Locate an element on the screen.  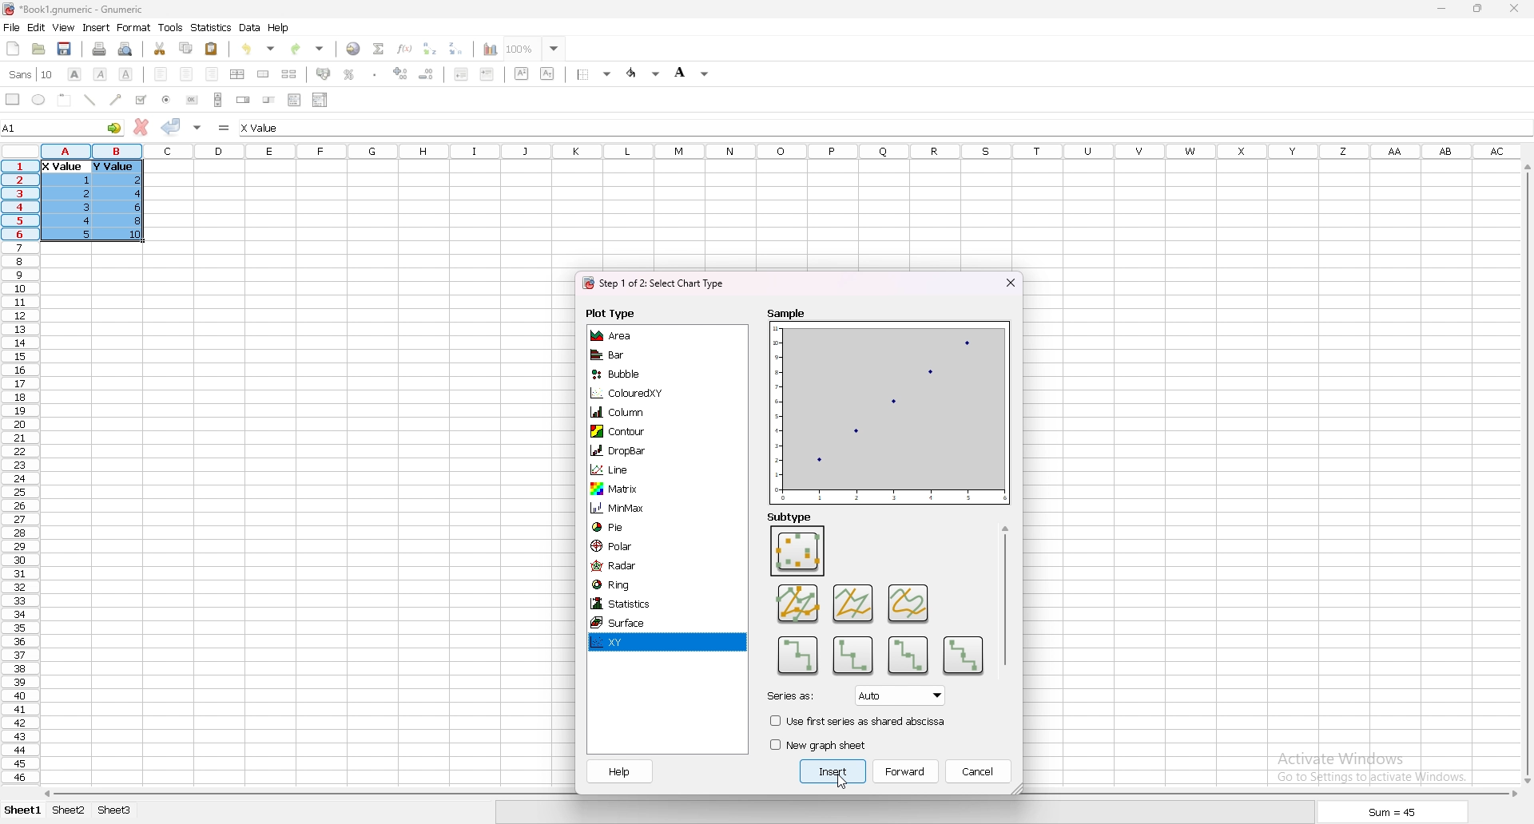
sample is located at coordinates (888, 404).